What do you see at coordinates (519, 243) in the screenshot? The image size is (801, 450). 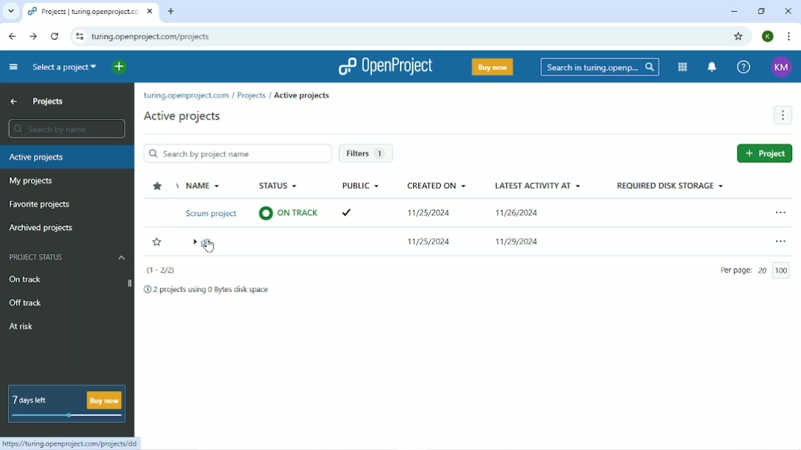 I see `11/29/2024` at bounding box center [519, 243].